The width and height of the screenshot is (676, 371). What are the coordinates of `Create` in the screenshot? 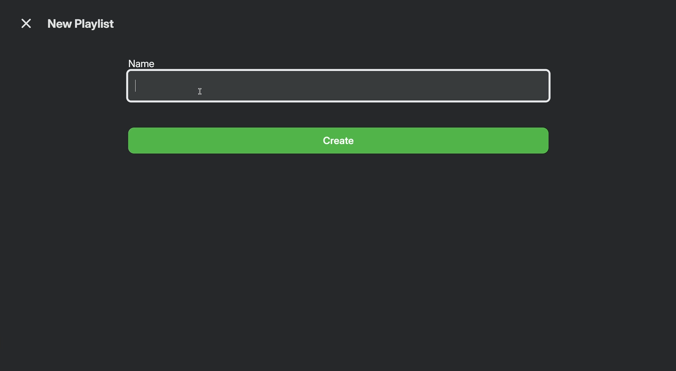 It's located at (340, 142).